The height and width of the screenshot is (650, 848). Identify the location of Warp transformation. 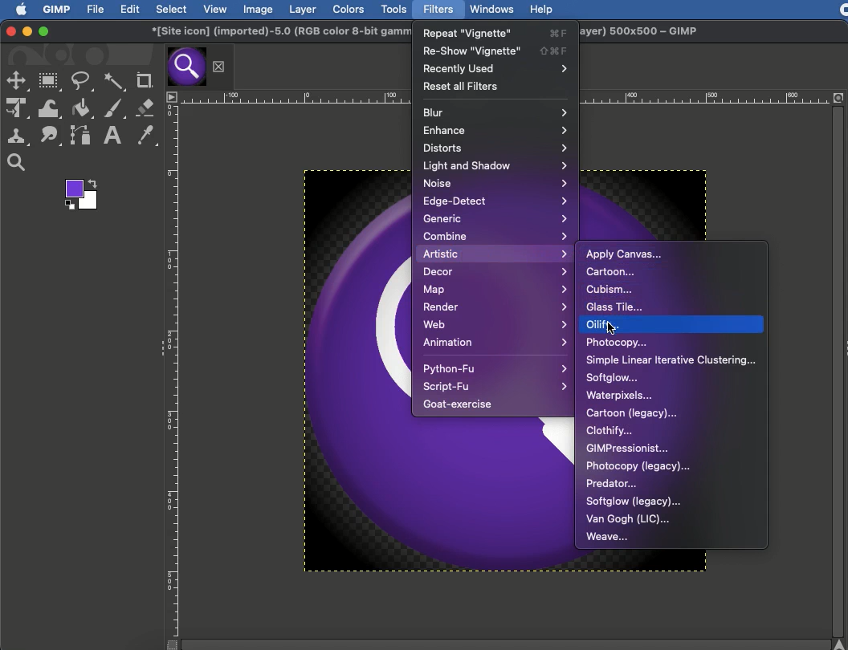
(50, 109).